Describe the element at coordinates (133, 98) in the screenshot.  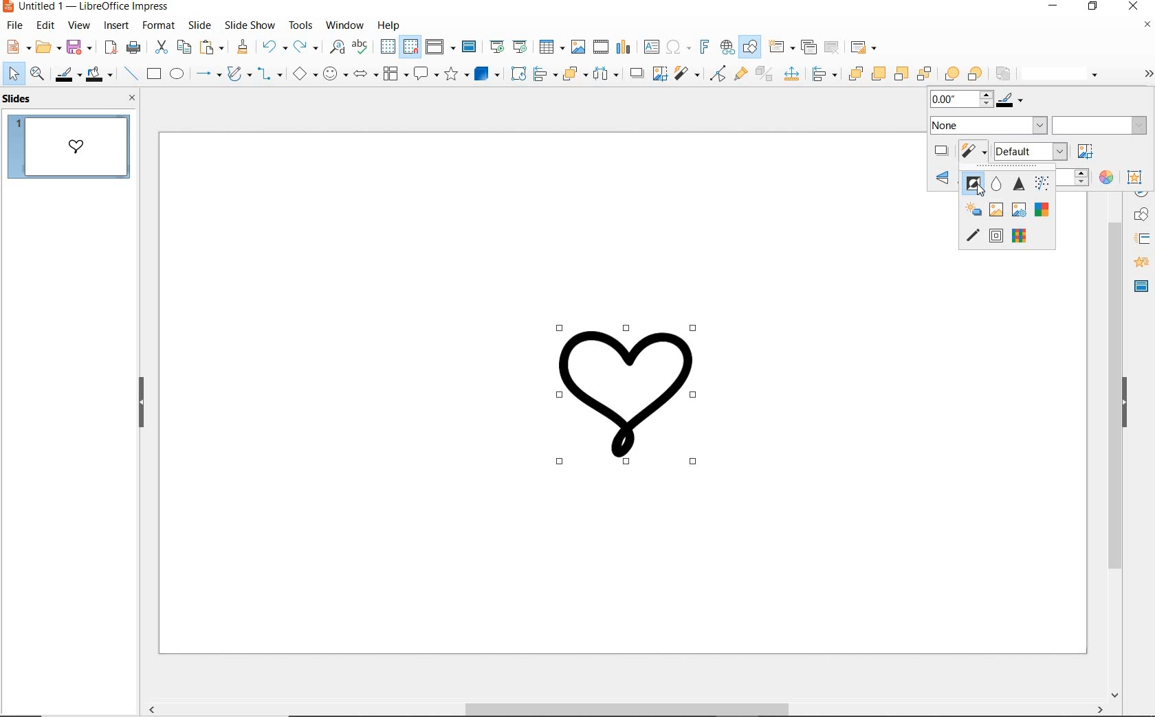
I see `CLOSE` at that location.